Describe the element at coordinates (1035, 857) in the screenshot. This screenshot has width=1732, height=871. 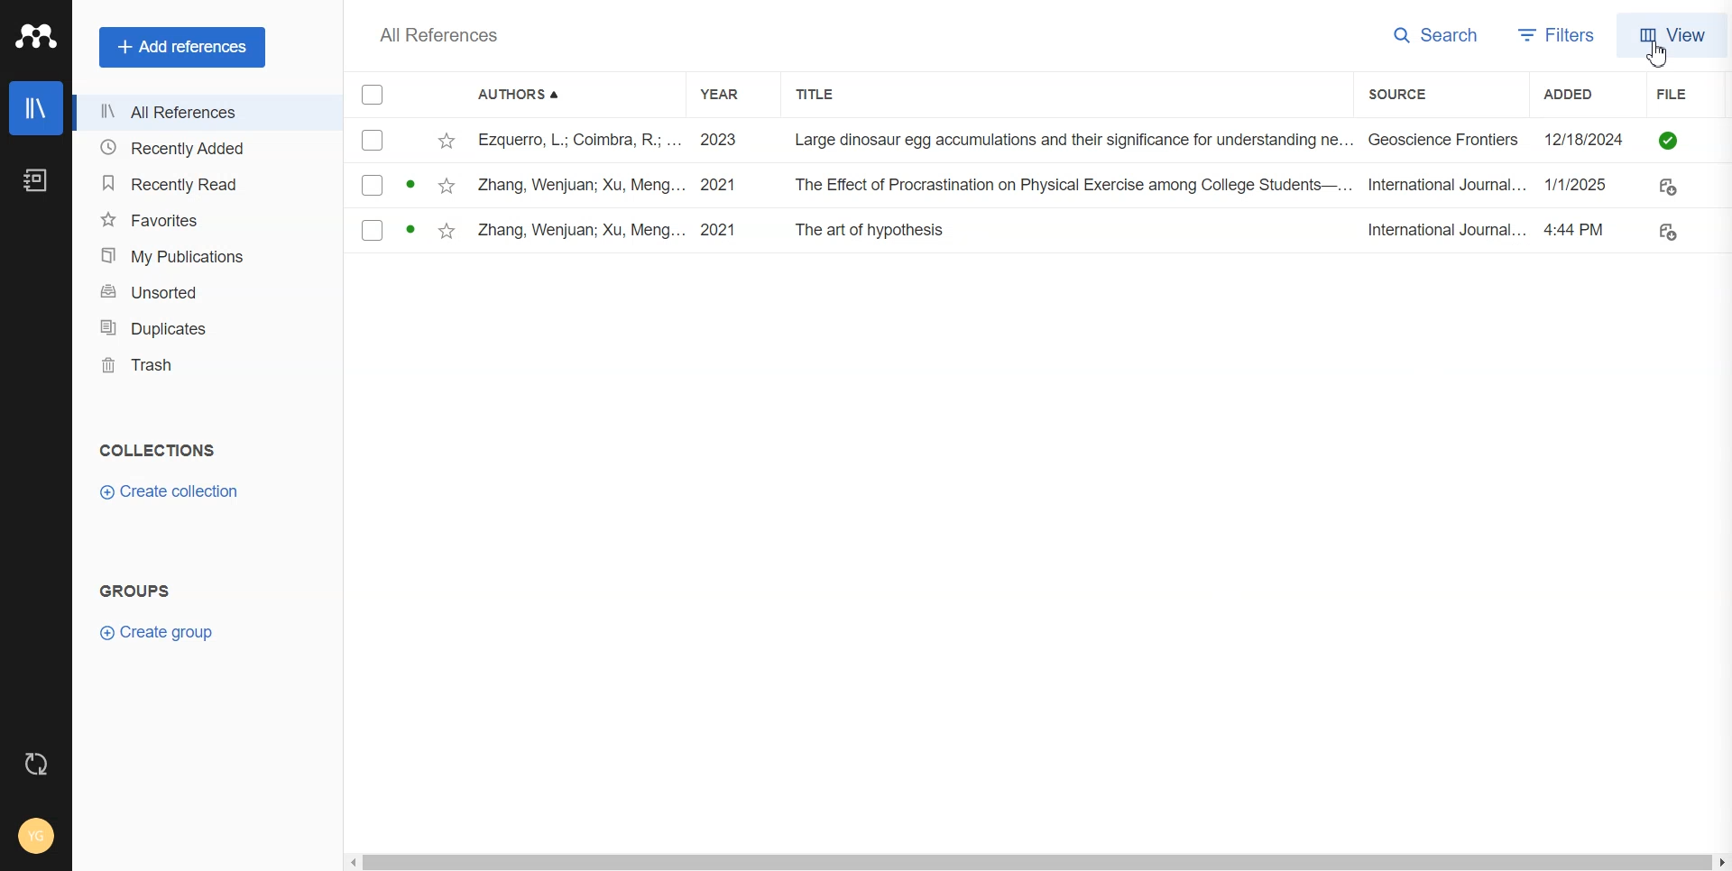
I see `Horizontal scroll bar` at that location.